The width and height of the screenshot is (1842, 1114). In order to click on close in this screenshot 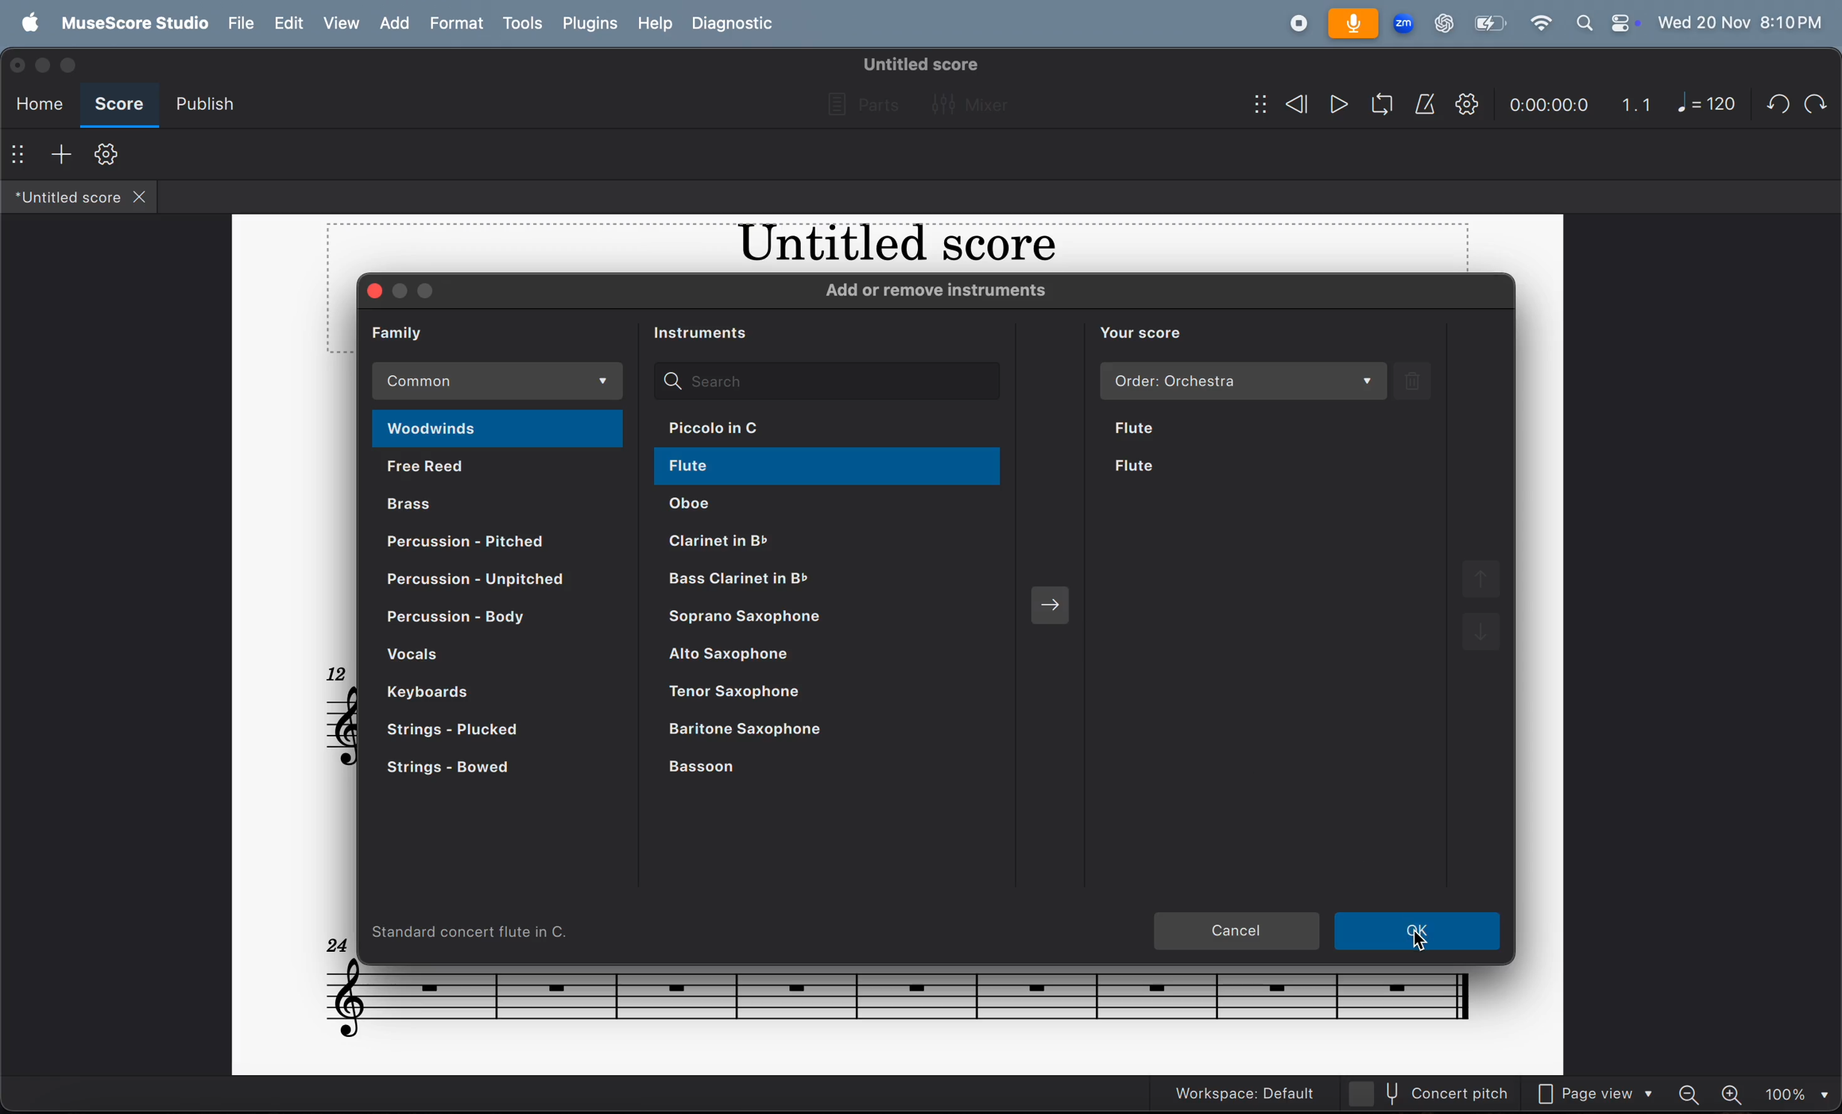, I will do `click(147, 197)`.